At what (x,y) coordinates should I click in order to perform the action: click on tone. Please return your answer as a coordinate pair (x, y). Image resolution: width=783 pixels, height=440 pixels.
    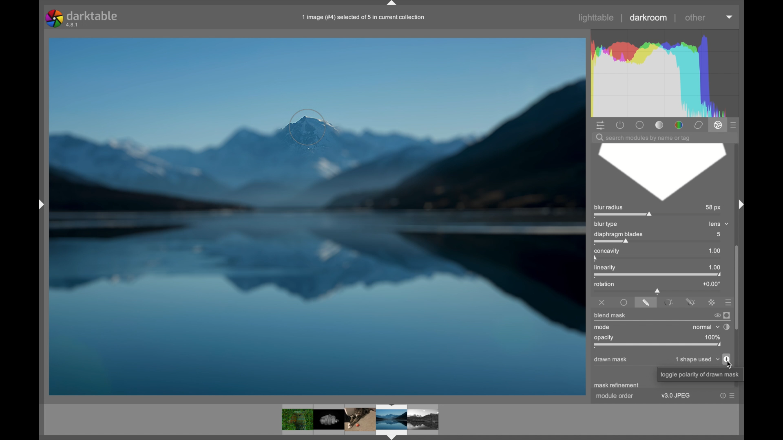
    Looking at the image, I should click on (659, 125).